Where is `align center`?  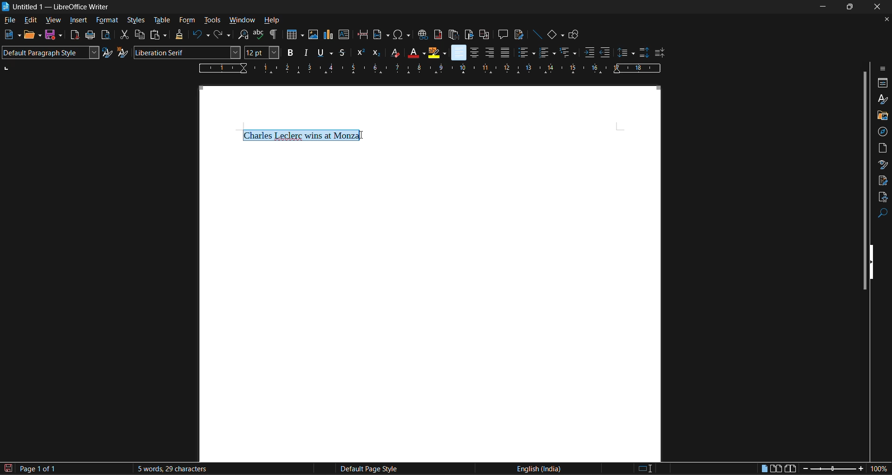 align center is located at coordinates (472, 53).